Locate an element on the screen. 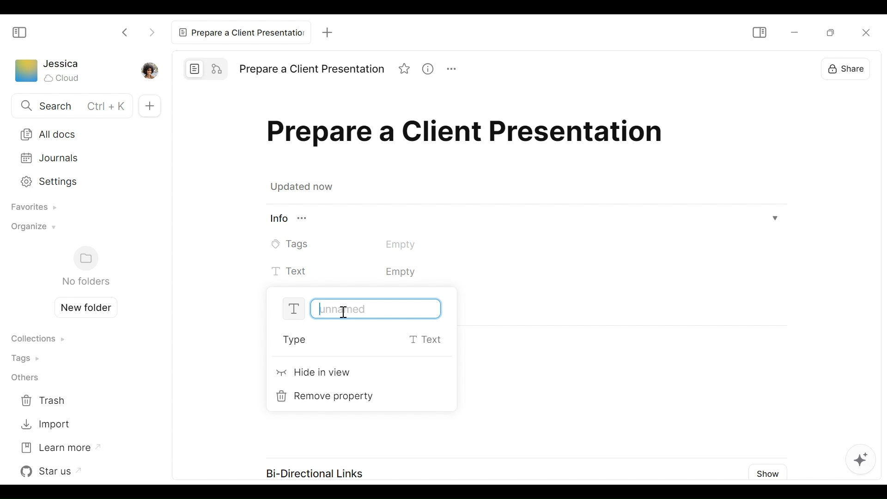  Folders is located at coordinates (85, 267).